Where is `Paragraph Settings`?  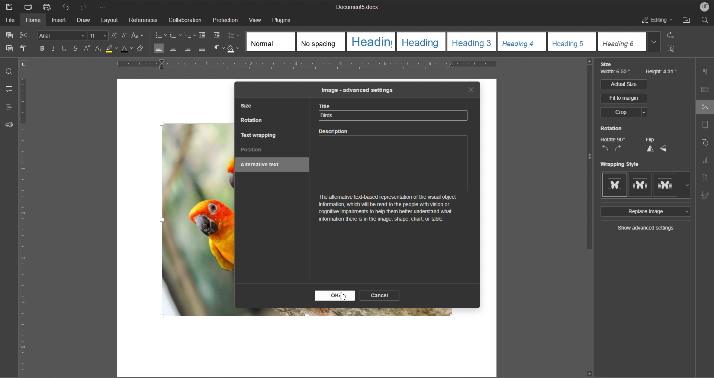
Paragraph Settings is located at coordinates (706, 71).